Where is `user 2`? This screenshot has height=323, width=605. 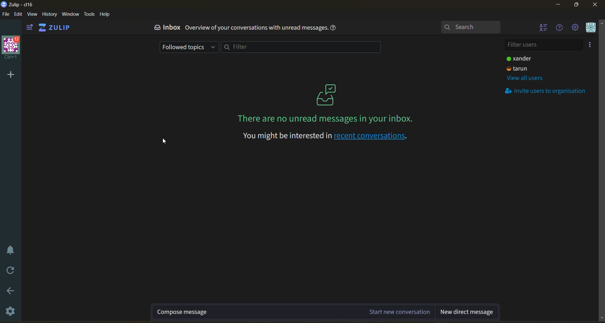 user 2 is located at coordinates (520, 70).